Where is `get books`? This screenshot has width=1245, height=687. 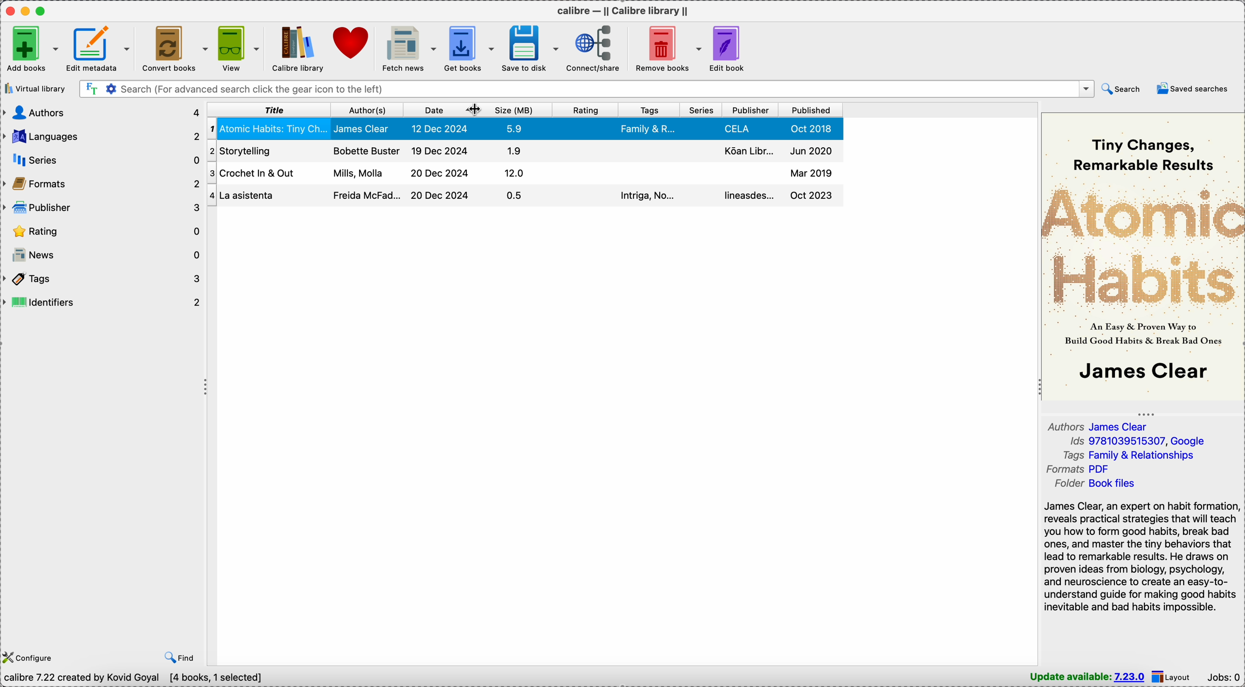
get books is located at coordinates (471, 49).